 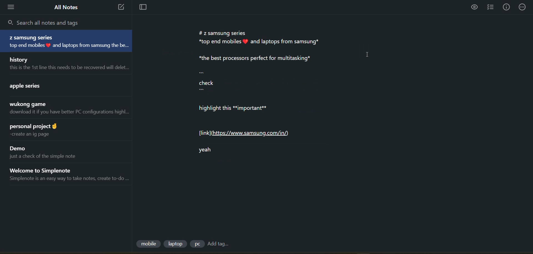 What do you see at coordinates (67, 174) in the screenshot?
I see `note title and preview` at bounding box center [67, 174].